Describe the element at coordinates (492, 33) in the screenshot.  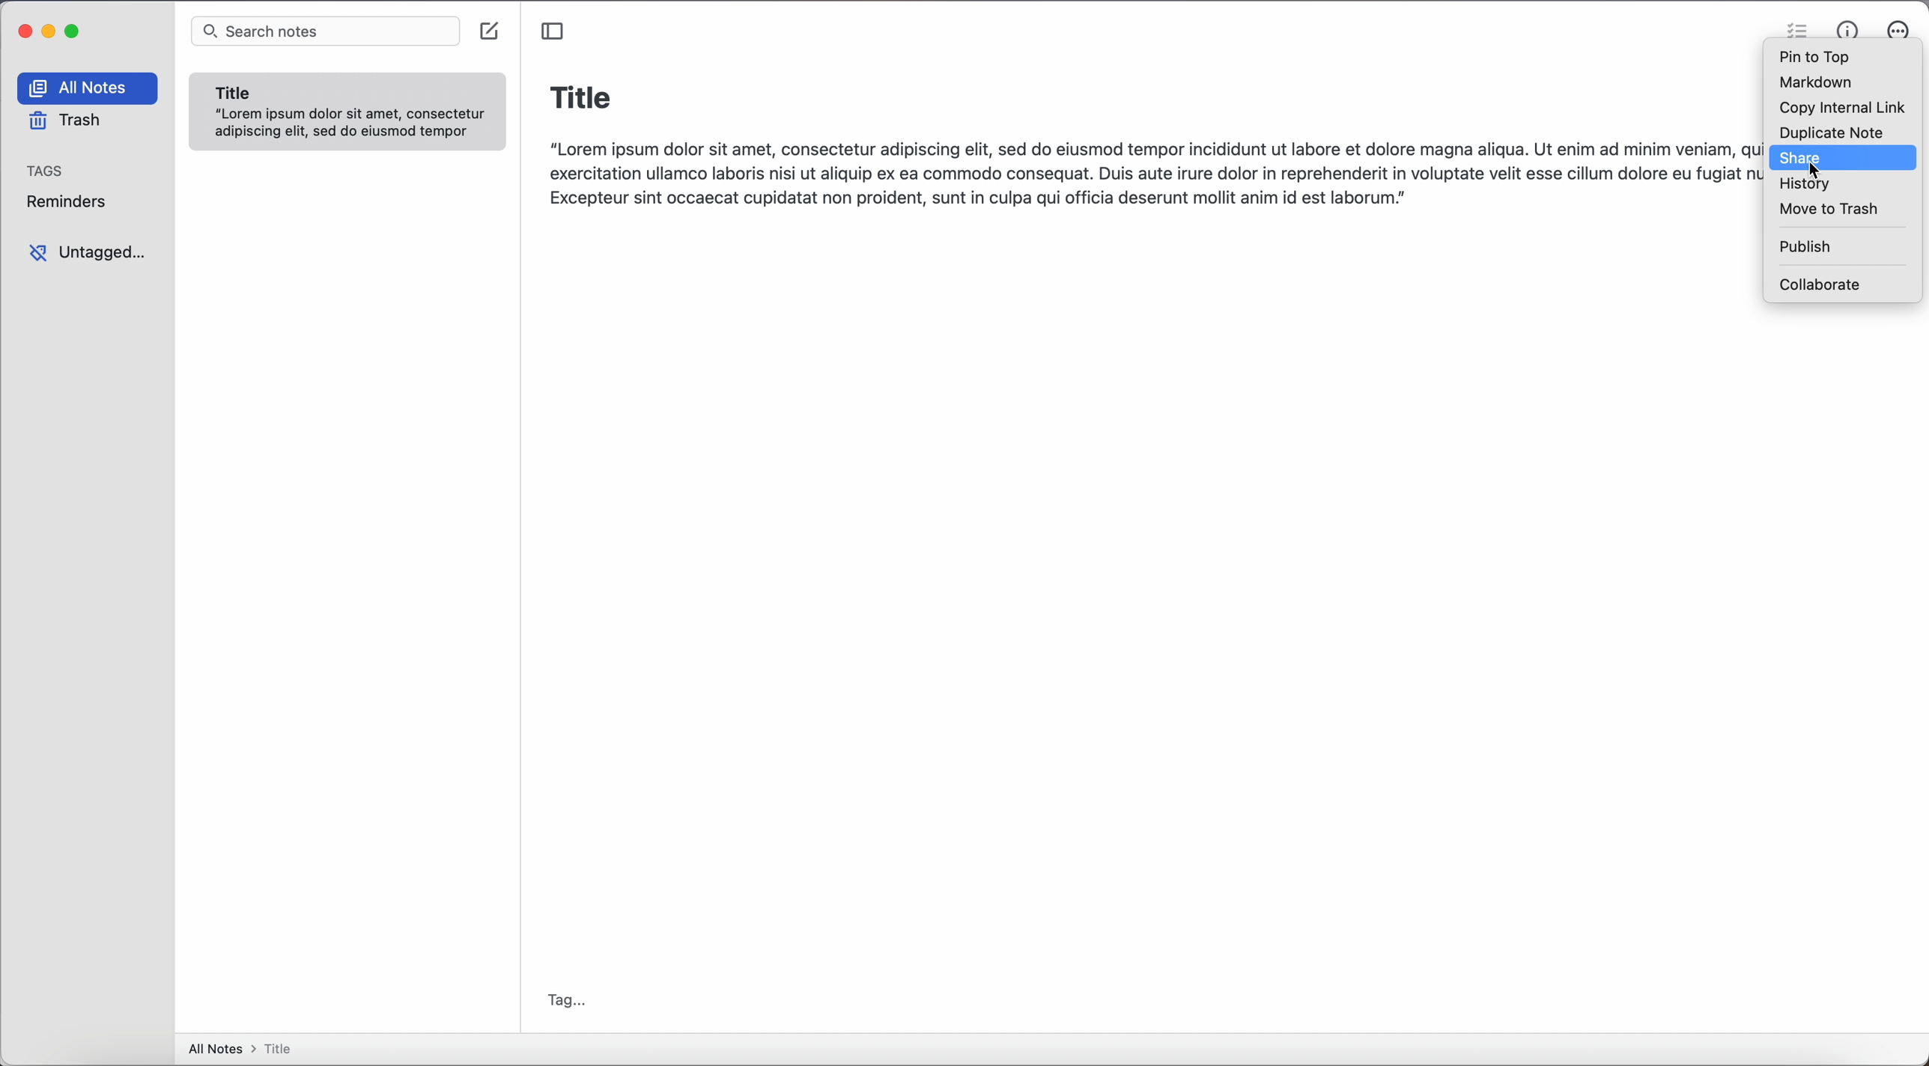
I see `create note` at that location.